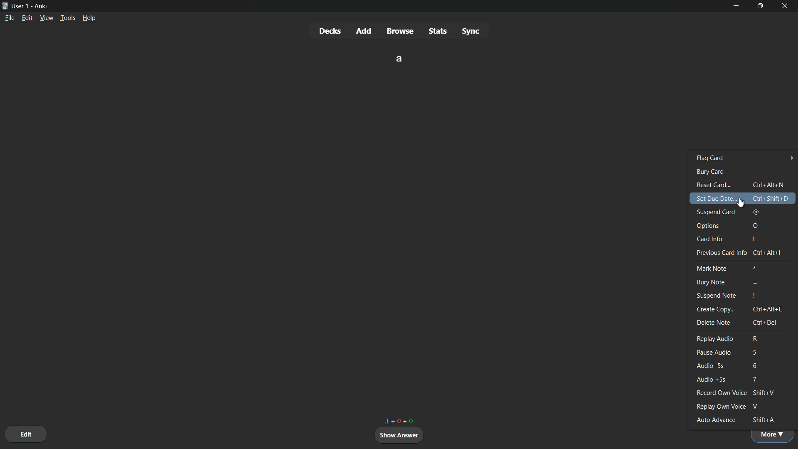 Image resolution: width=798 pixels, height=449 pixels. I want to click on browse, so click(401, 31).